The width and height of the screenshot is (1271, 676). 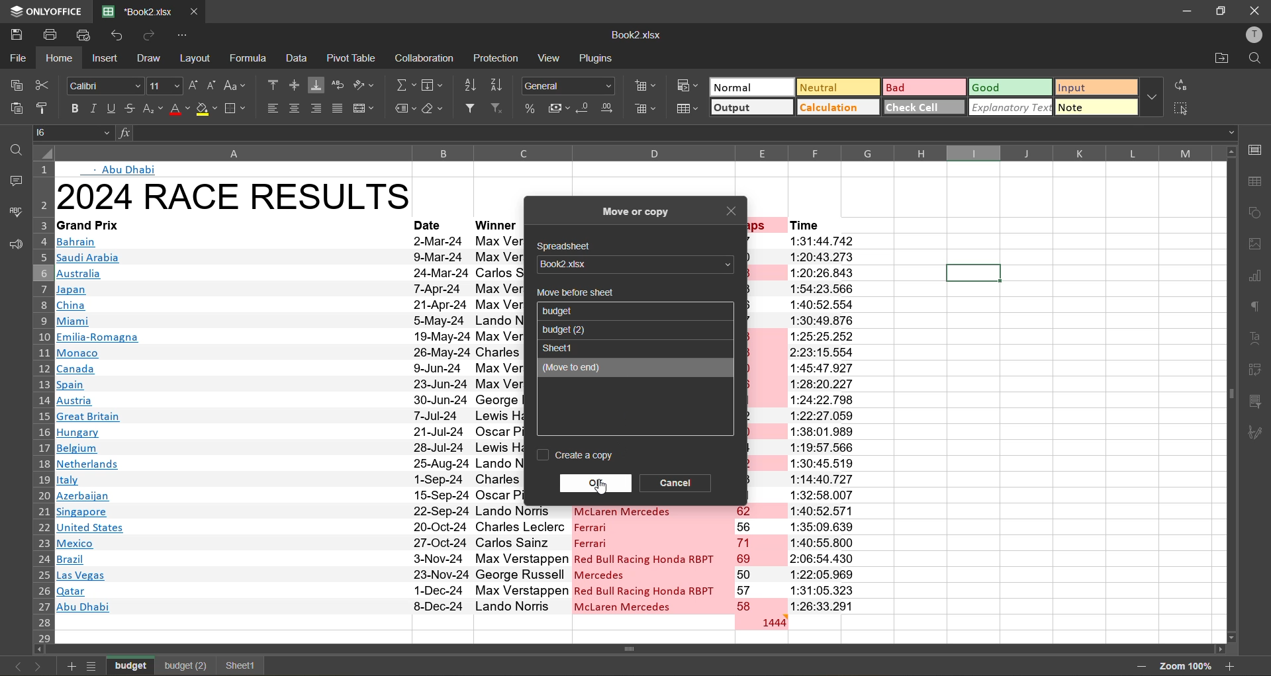 I want to click on align bottom, so click(x=316, y=84).